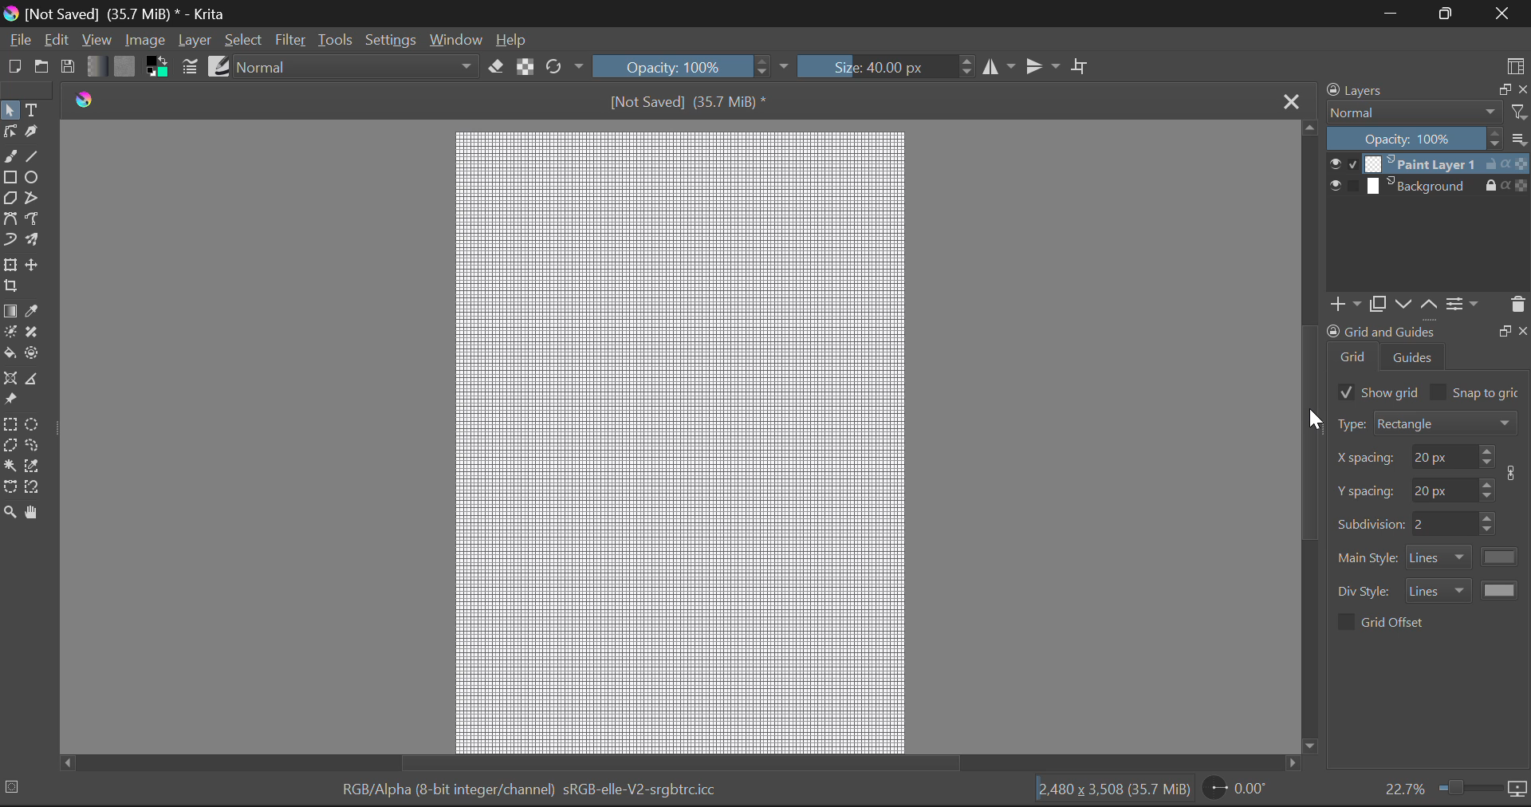 This screenshot has width=1531, height=807. What do you see at coordinates (1462, 303) in the screenshot?
I see `settings` at bounding box center [1462, 303].